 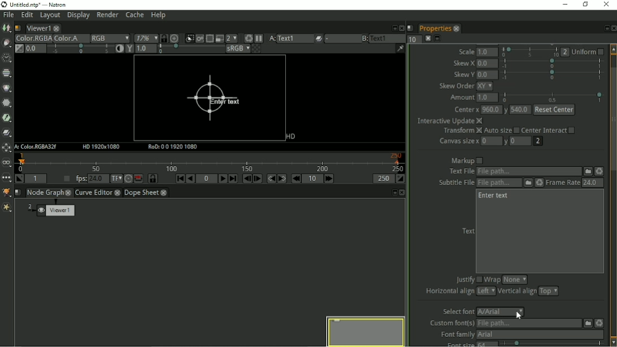 What do you see at coordinates (457, 86) in the screenshot?
I see `skew Order` at bounding box center [457, 86].